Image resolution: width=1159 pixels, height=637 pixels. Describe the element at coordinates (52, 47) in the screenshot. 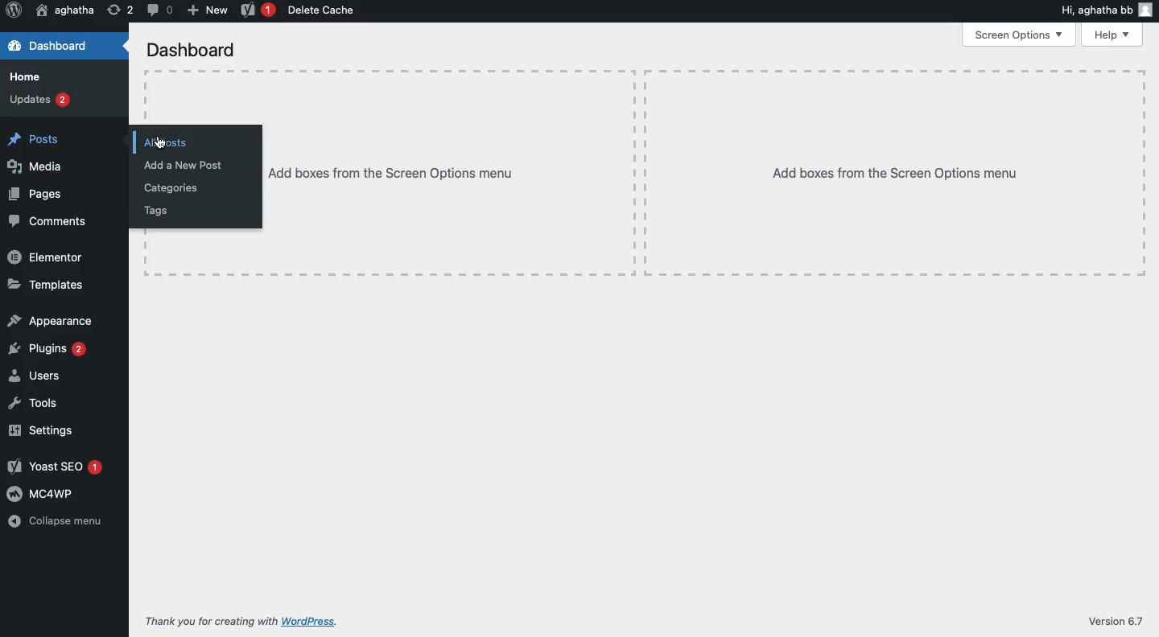

I see `Dashboard` at that location.